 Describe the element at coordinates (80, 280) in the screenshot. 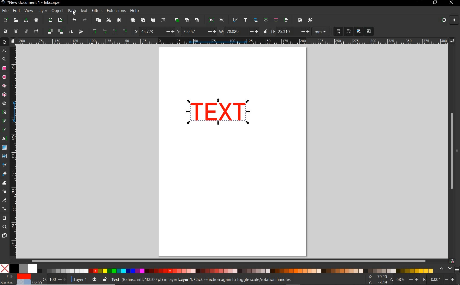

I see `CURRENT LAYER: LAYER 1` at that location.